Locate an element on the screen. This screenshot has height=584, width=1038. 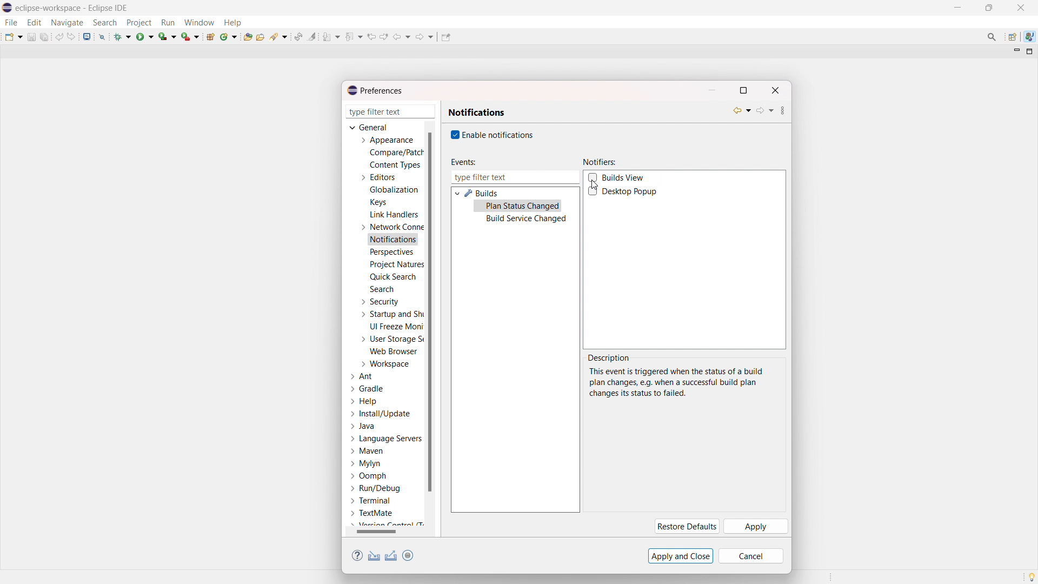
project natures is located at coordinates (396, 264).